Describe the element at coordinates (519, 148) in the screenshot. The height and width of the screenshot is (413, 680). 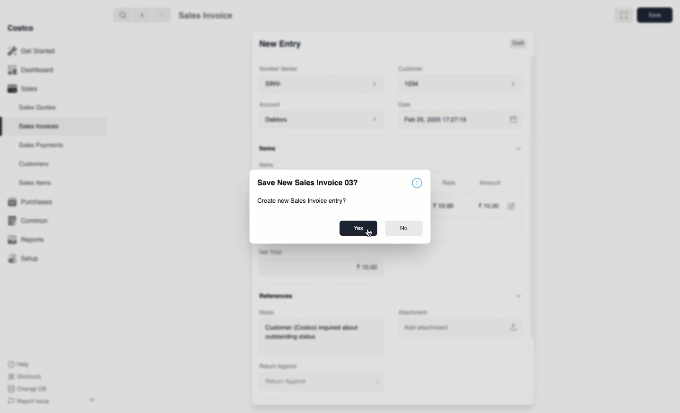
I see `Hide` at that location.